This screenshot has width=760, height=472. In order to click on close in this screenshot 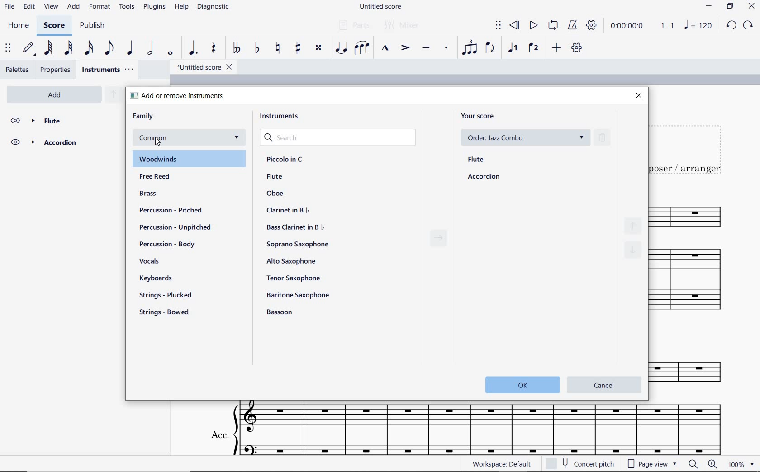, I will do `click(640, 95)`.